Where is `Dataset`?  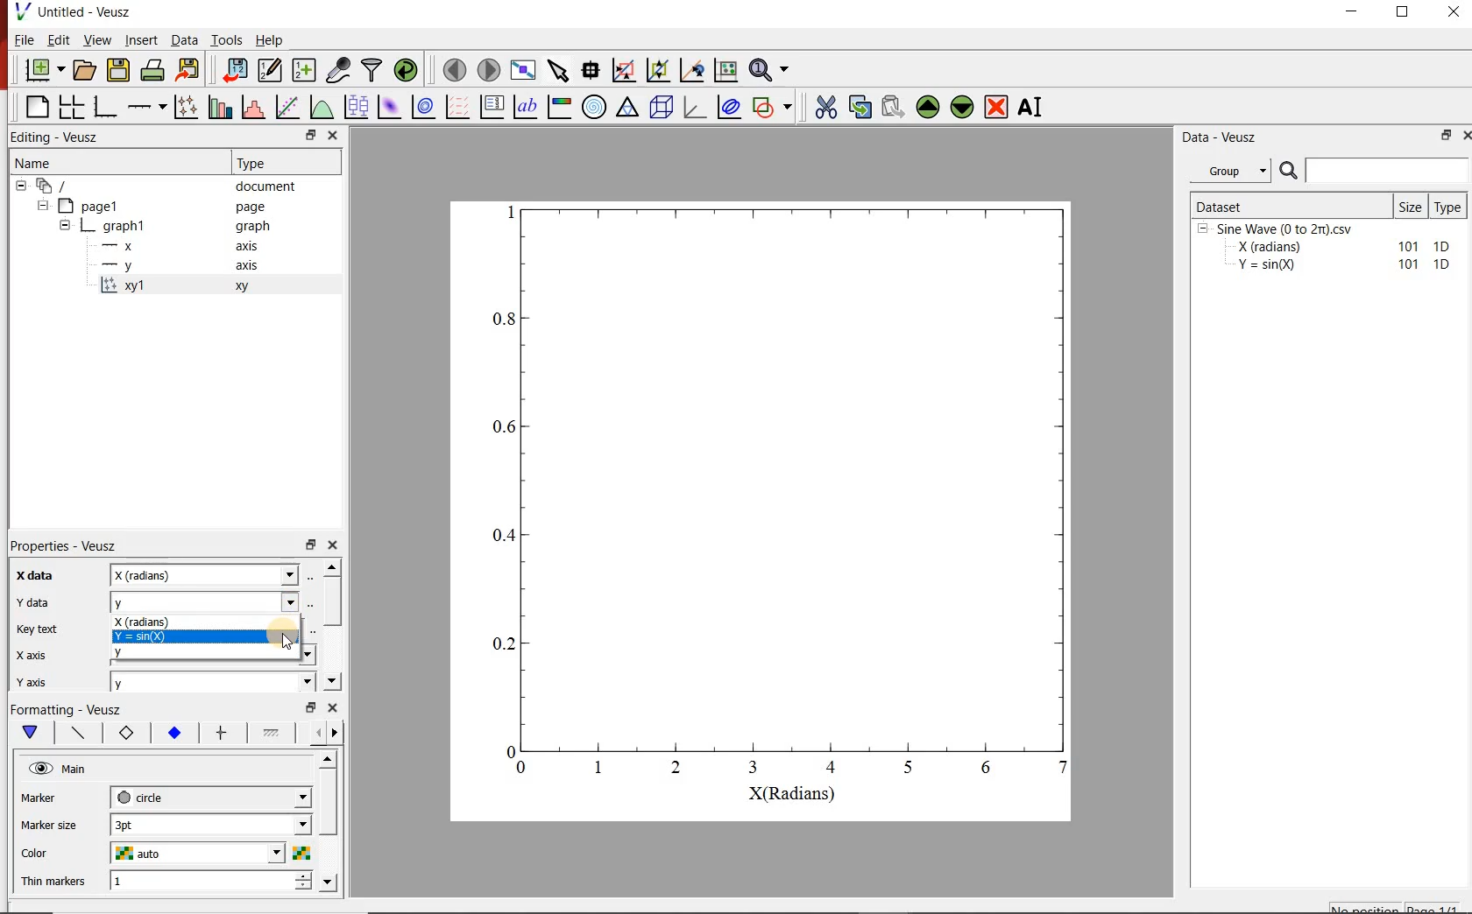
Dataset is located at coordinates (1290, 205).